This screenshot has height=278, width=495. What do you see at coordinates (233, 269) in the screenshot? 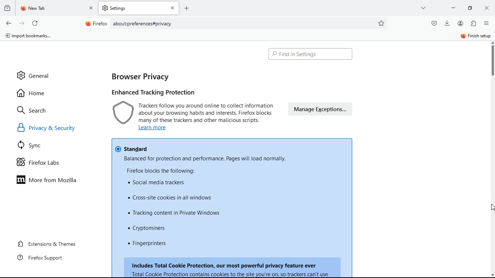
I see `| Includes Total Cookie Protection, our most powerful privacy feature ever` at bounding box center [233, 269].